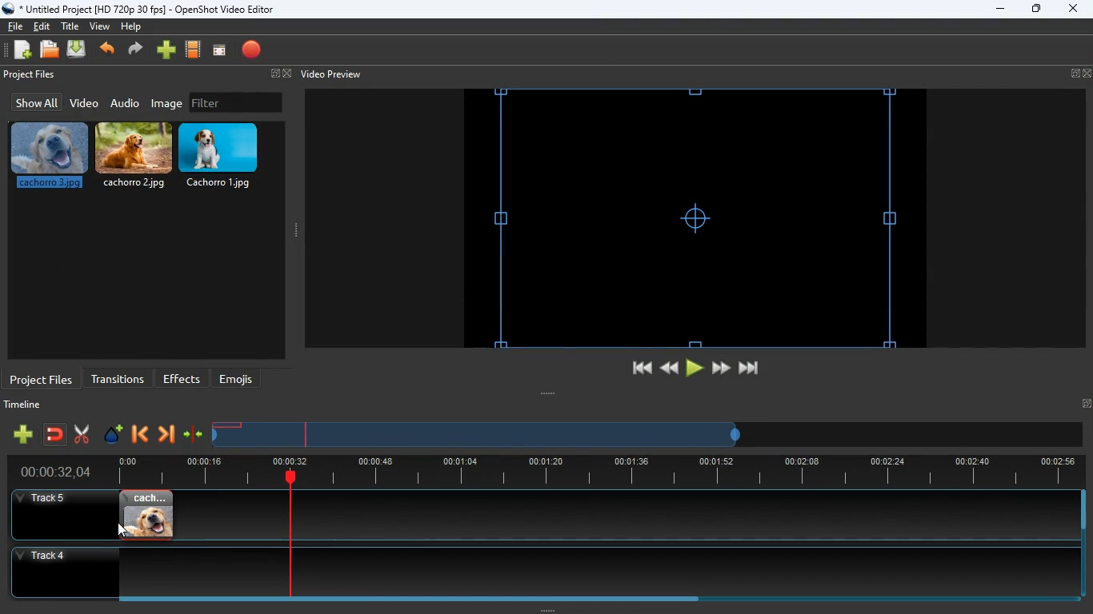 This screenshot has width=1093, height=614. What do you see at coordinates (751, 371) in the screenshot?
I see `end` at bounding box center [751, 371].